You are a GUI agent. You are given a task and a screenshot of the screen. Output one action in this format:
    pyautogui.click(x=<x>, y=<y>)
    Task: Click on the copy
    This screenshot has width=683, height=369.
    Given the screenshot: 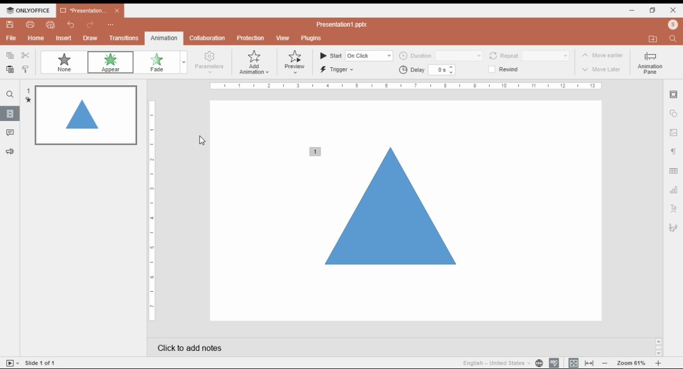 What is the action you would take?
    pyautogui.click(x=10, y=55)
    